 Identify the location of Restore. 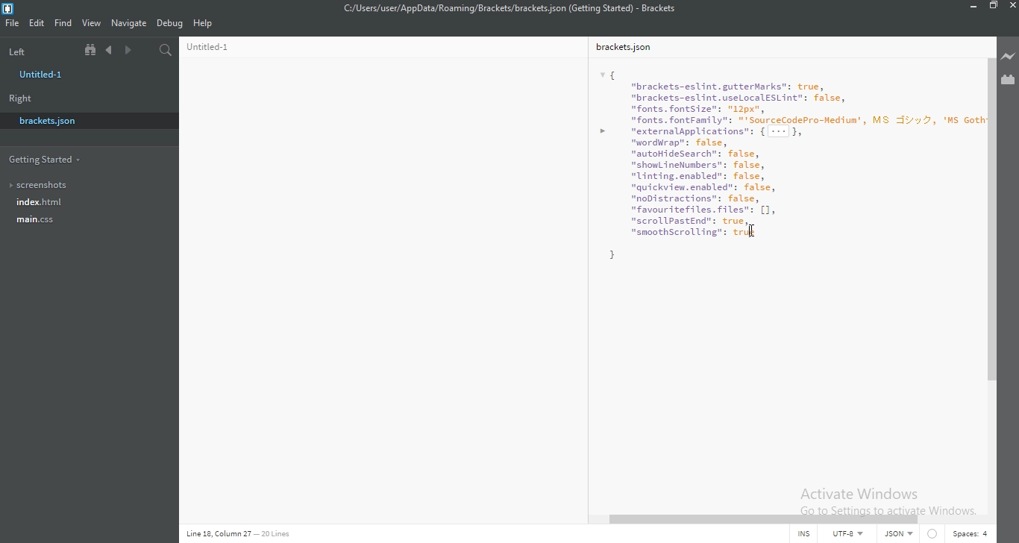
(994, 7).